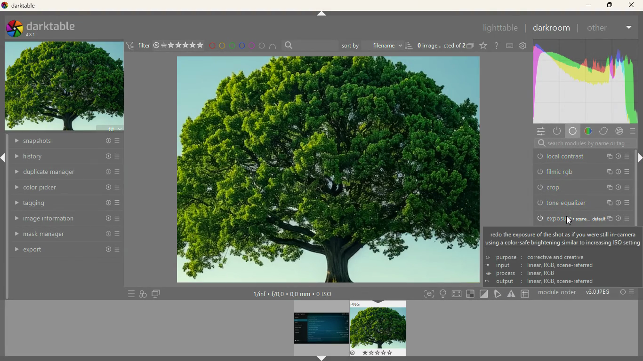  Describe the element at coordinates (64, 251) in the screenshot. I see `export` at that location.